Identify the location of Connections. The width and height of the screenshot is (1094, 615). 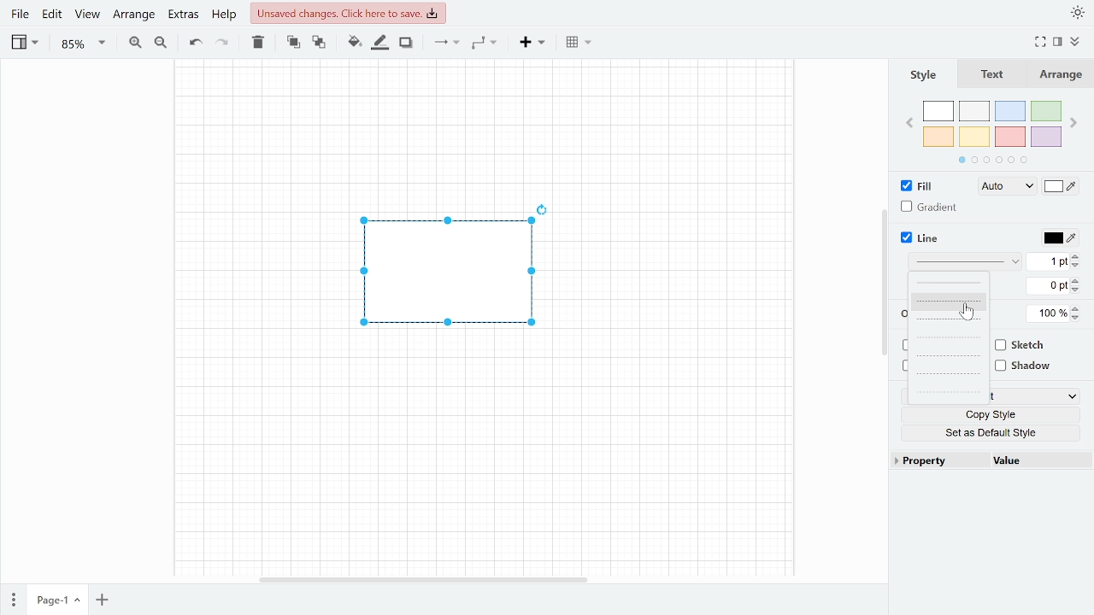
(447, 44).